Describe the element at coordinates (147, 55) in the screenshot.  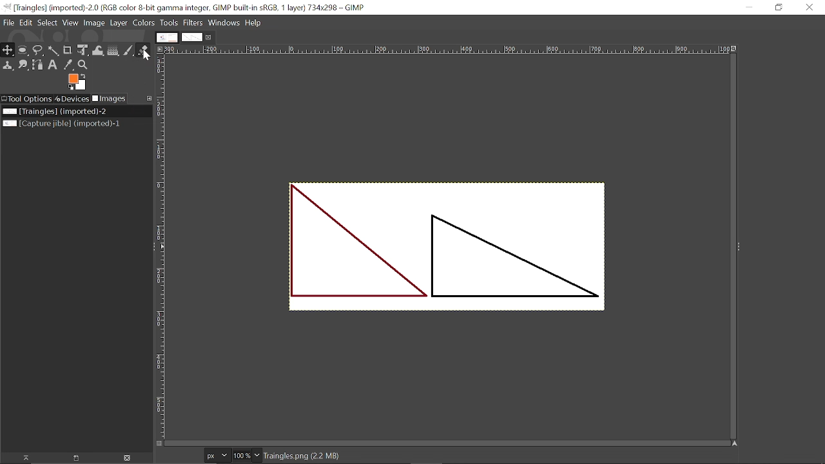
I see `cursor` at that location.